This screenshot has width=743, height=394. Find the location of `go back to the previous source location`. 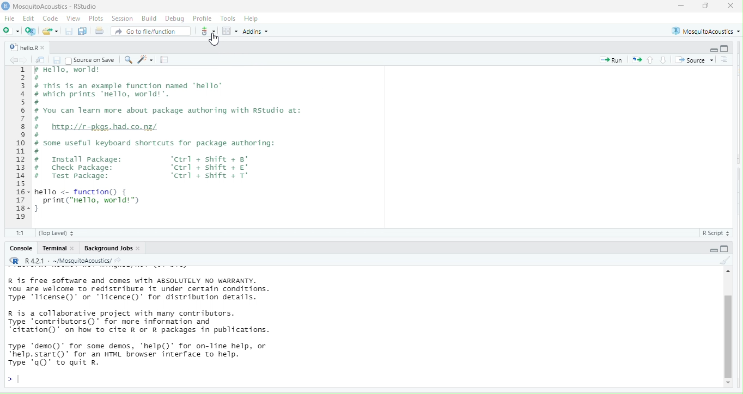

go back to the previous source location is located at coordinates (14, 60).